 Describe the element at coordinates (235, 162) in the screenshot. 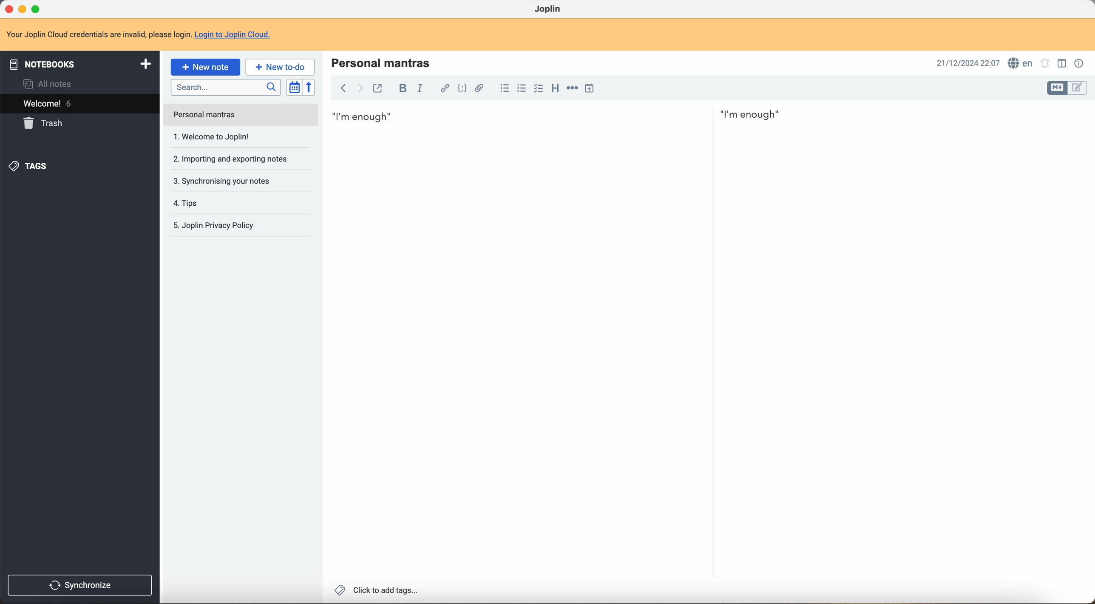

I see `synchronising your notes` at that location.